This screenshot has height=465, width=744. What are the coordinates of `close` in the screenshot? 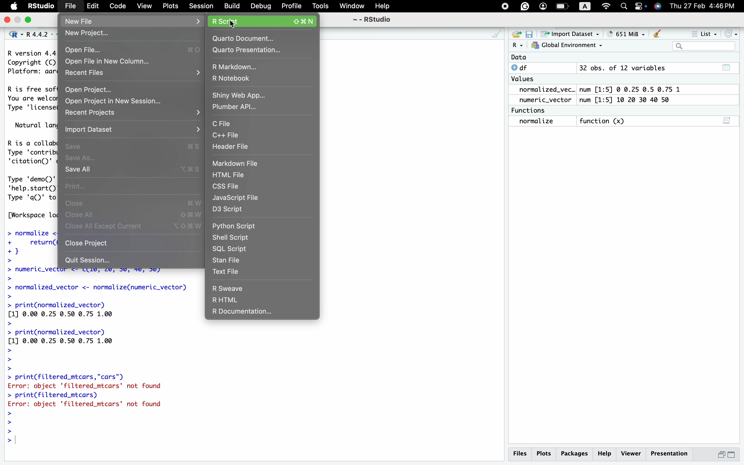 It's located at (8, 19).